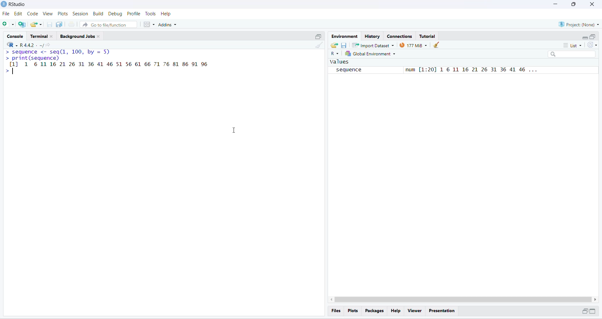  What do you see at coordinates (335, 54) in the screenshot?
I see `R` at bounding box center [335, 54].